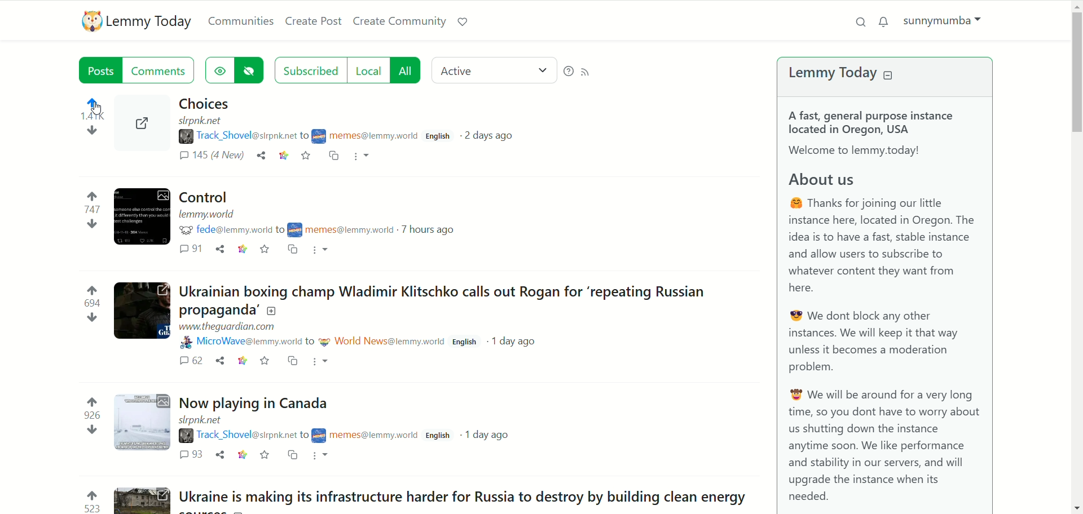 The width and height of the screenshot is (1083, 514). What do you see at coordinates (241, 22) in the screenshot?
I see `communities` at bounding box center [241, 22].